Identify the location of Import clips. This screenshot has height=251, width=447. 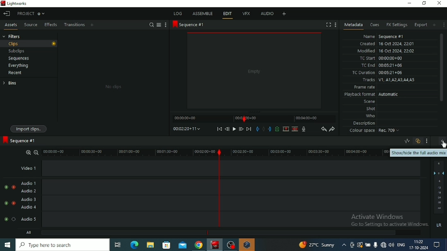
(29, 129).